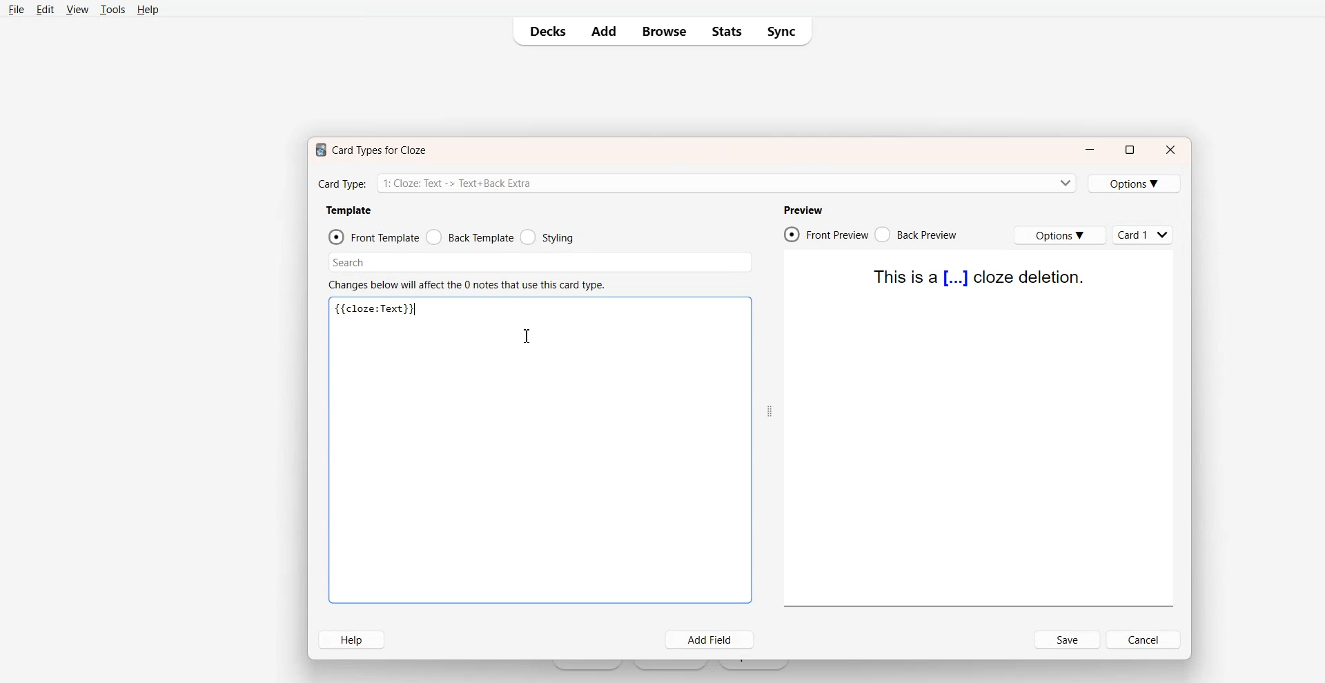  I want to click on Front Template, so click(373, 237).